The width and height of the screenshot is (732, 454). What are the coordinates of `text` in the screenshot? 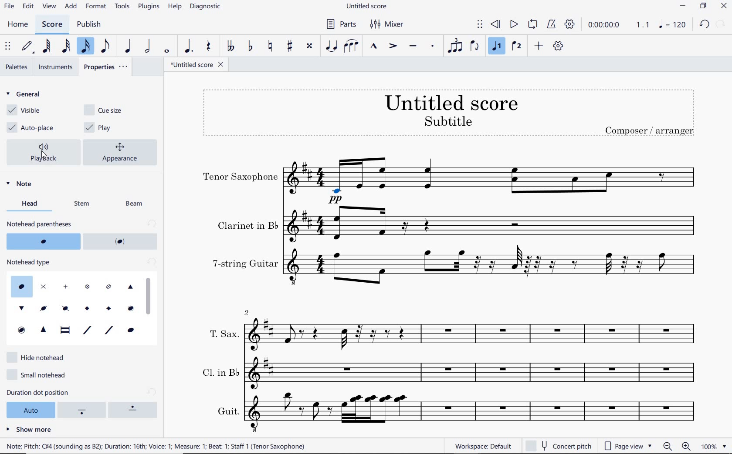 It's located at (649, 130).